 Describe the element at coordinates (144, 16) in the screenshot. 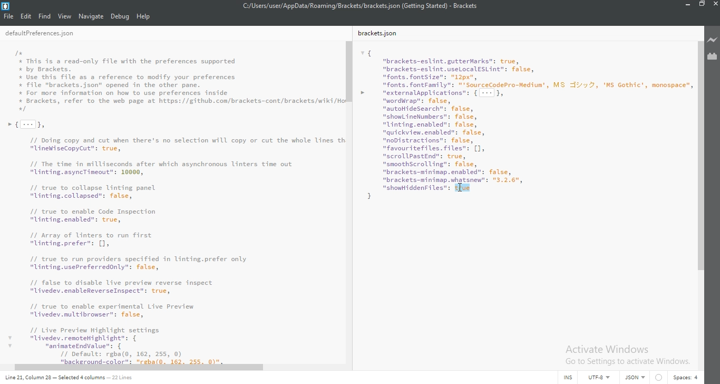

I see `help` at that location.